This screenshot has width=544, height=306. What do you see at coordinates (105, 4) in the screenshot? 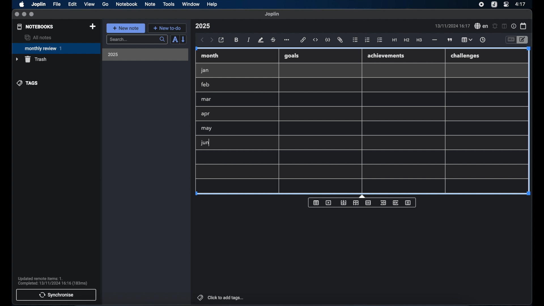
I see `go` at bounding box center [105, 4].